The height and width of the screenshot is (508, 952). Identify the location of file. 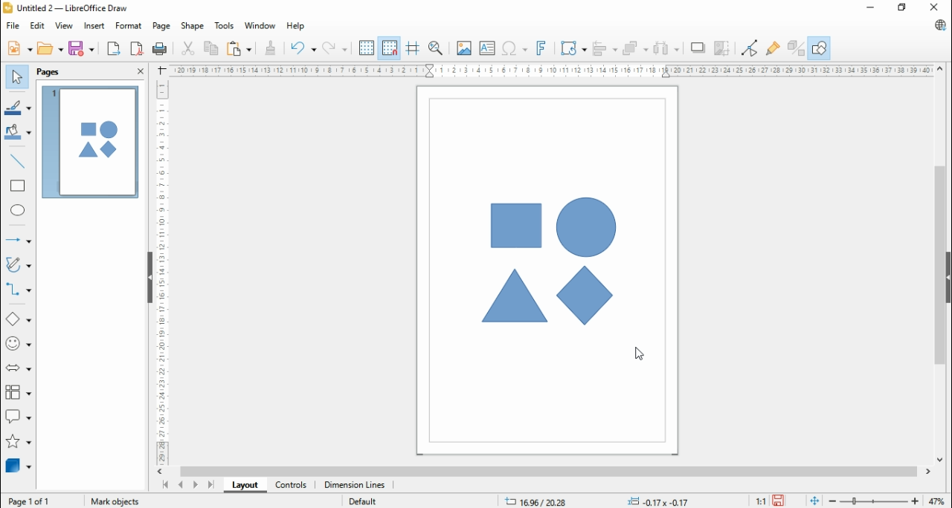
(13, 25).